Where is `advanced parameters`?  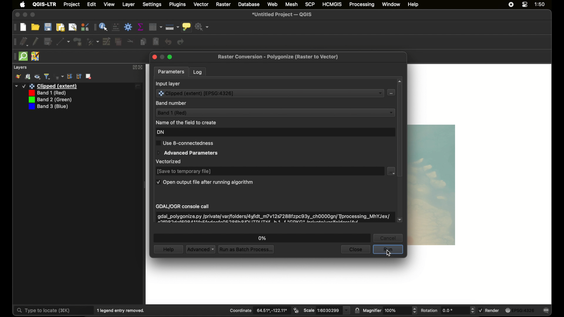 advanced parameters is located at coordinates (187, 153).